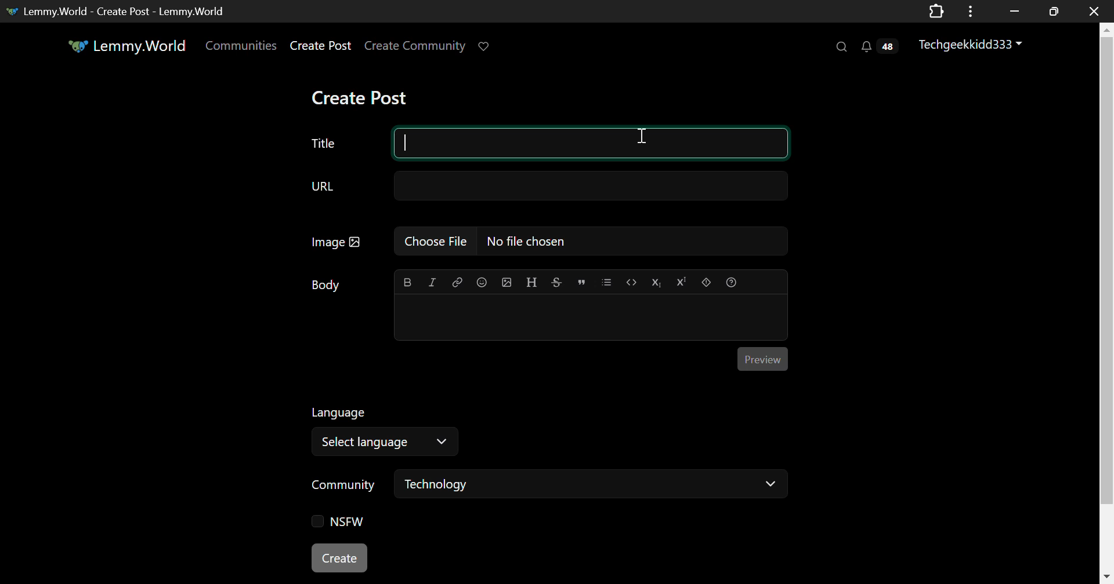  Describe the element at coordinates (1014, 11) in the screenshot. I see `Restore Down` at that location.